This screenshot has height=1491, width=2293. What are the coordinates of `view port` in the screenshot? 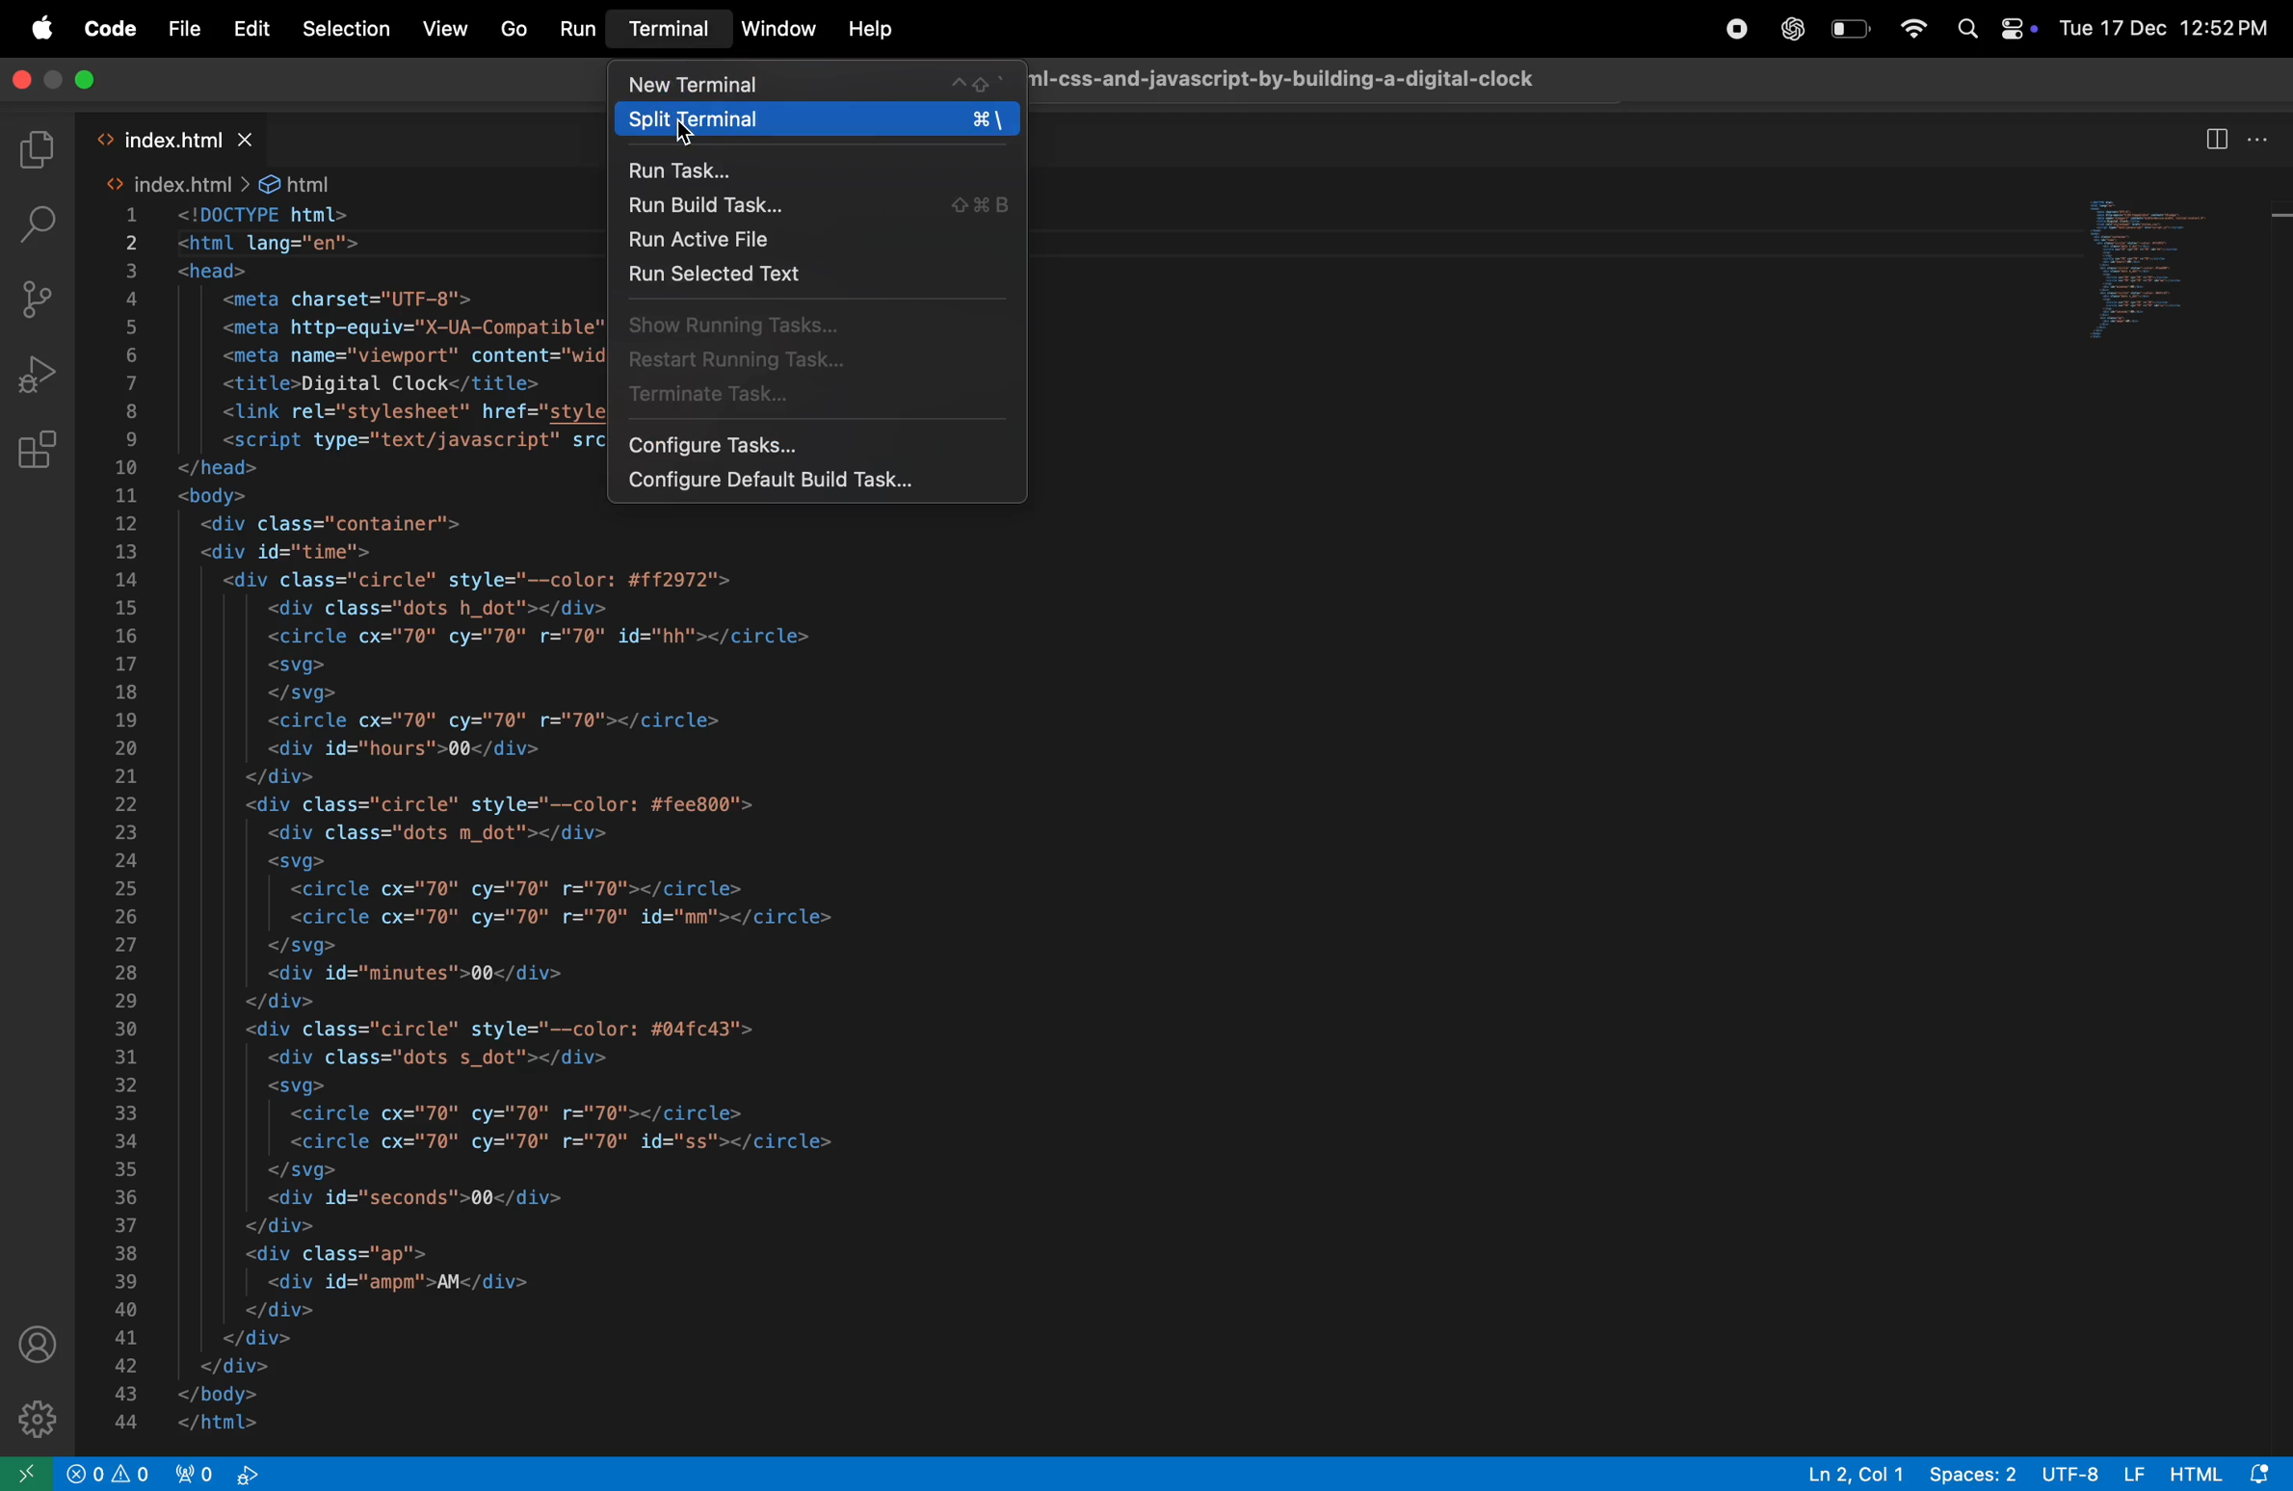 It's located at (230, 1475).